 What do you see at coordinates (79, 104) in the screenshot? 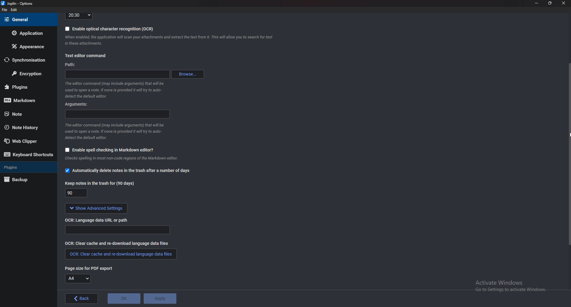
I see `Arguments` at bounding box center [79, 104].